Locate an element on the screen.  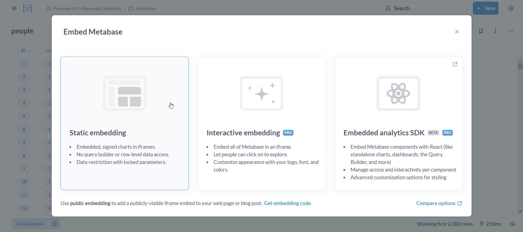
embed metabase is located at coordinates (93, 32).